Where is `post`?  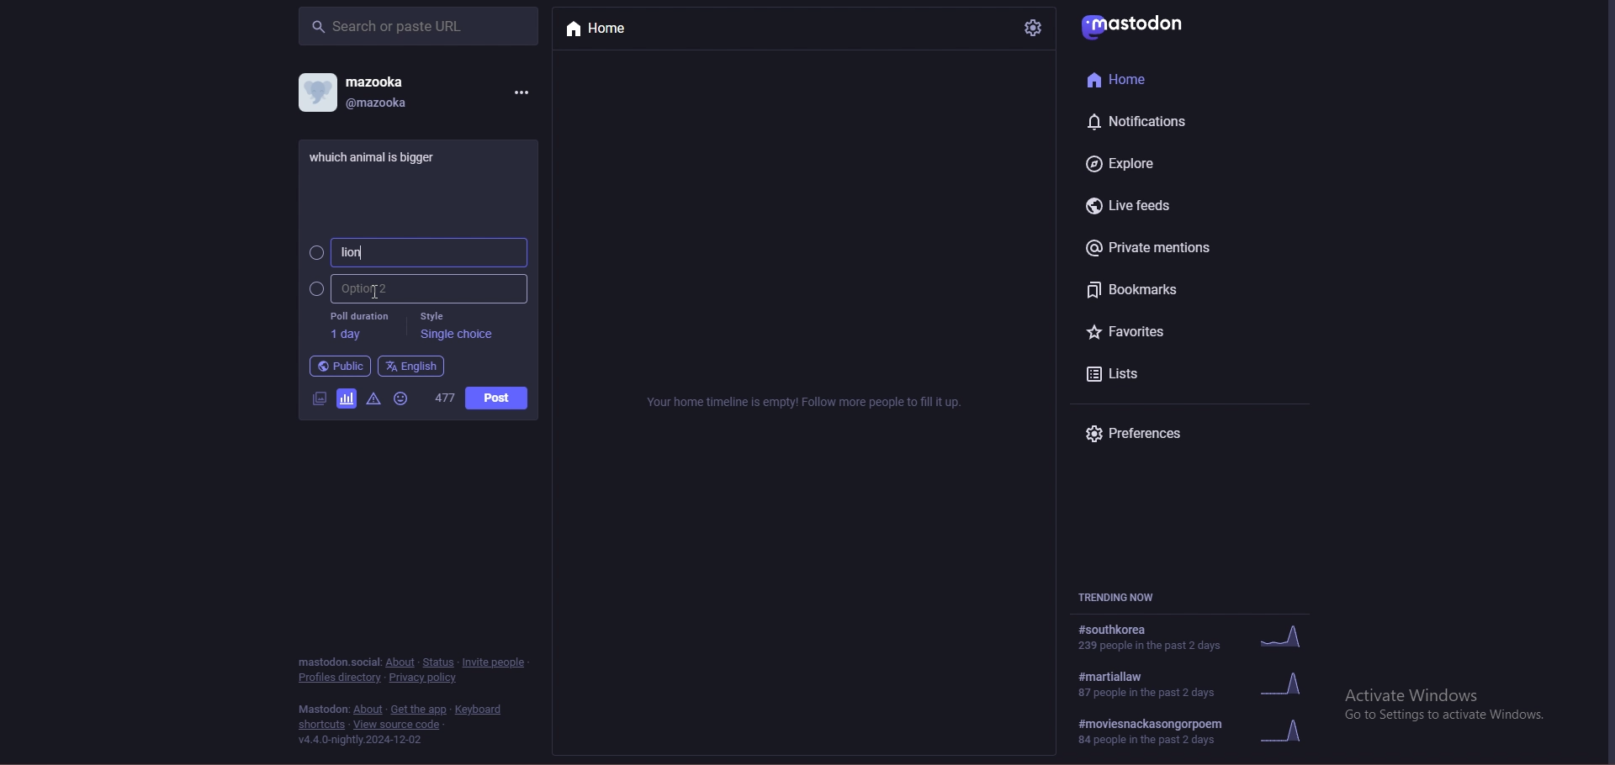 post is located at coordinates (497, 398).